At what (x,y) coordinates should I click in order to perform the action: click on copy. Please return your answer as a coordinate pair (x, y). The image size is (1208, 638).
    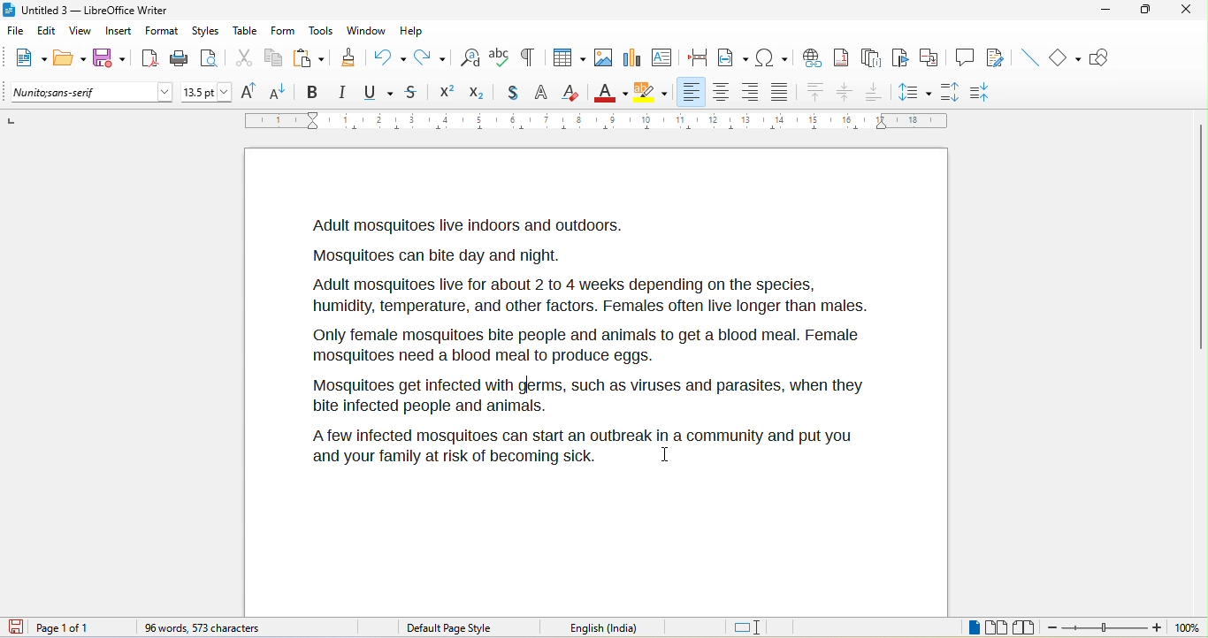
    Looking at the image, I should click on (273, 57).